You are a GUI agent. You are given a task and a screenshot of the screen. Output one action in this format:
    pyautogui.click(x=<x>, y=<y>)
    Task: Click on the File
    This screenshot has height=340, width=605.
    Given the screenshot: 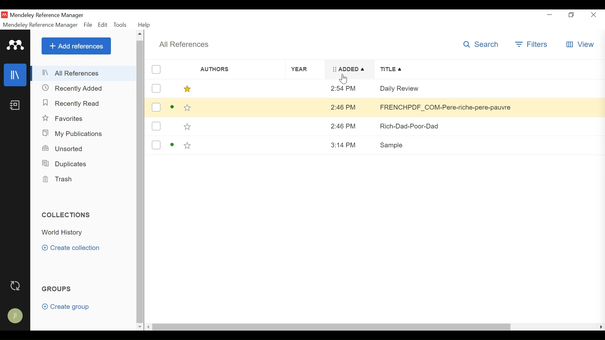 What is the action you would take?
    pyautogui.click(x=88, y=25)
    